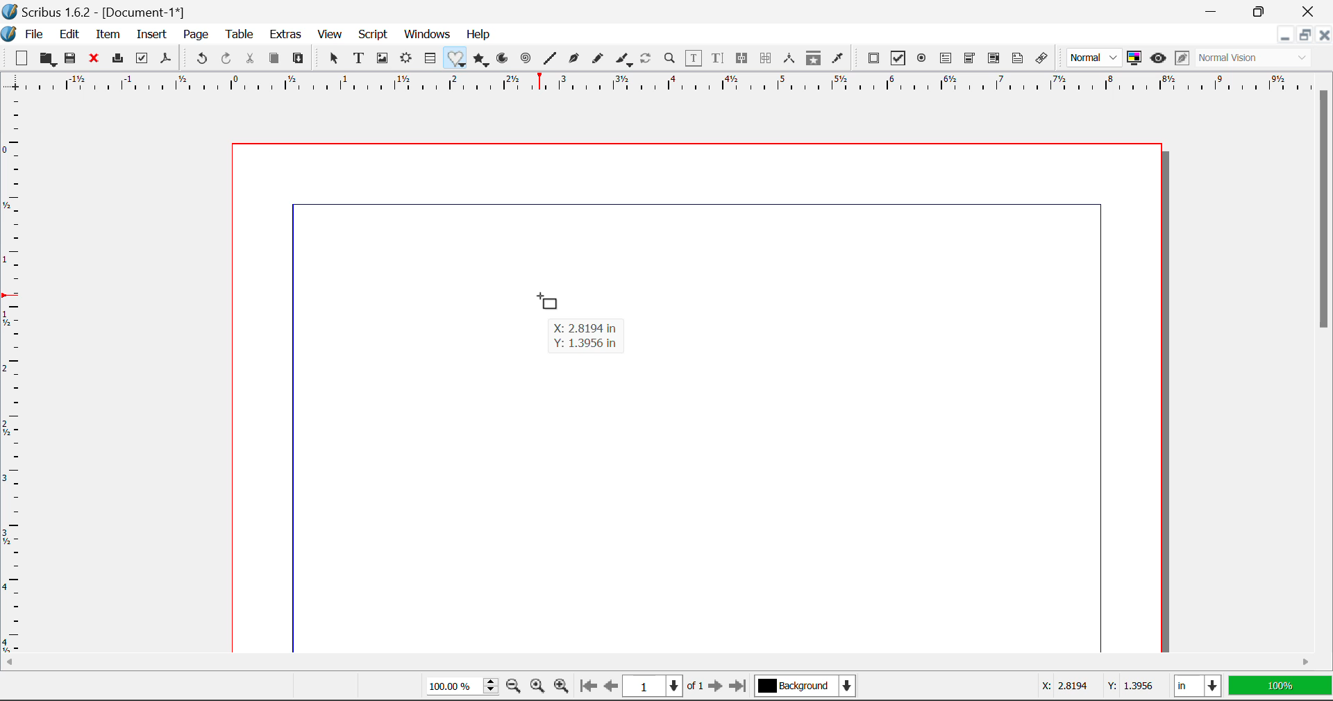 This screenshot has width=1333, height=701. Describe the element at coordinates (648, 60) in the screenshot. I see `Refresh` at that location.